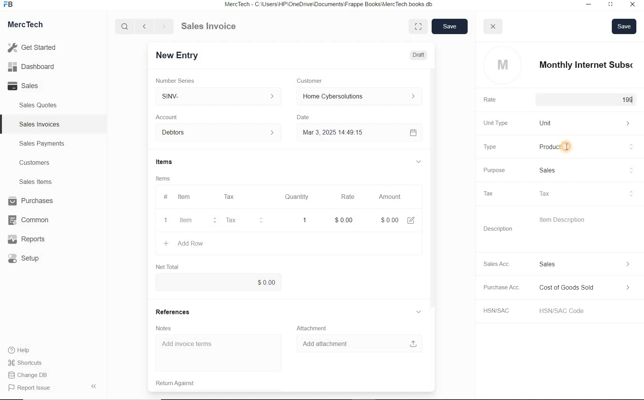 Image resolution: width=644 pixels, height=400 pixels. I want to click on Close, so click(632, 5).